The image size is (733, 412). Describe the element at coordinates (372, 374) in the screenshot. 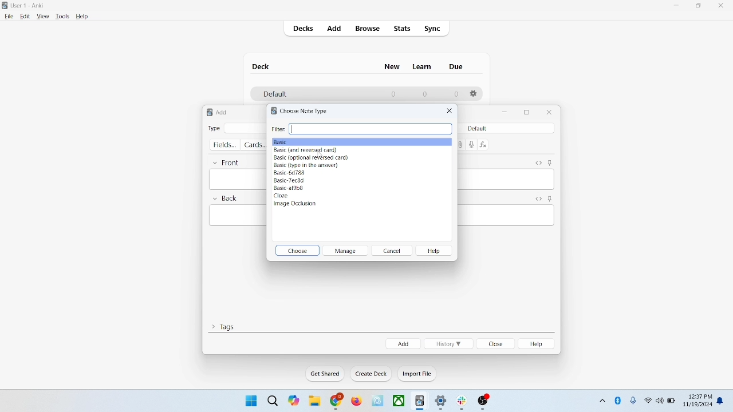

I see `create deck` at that location.